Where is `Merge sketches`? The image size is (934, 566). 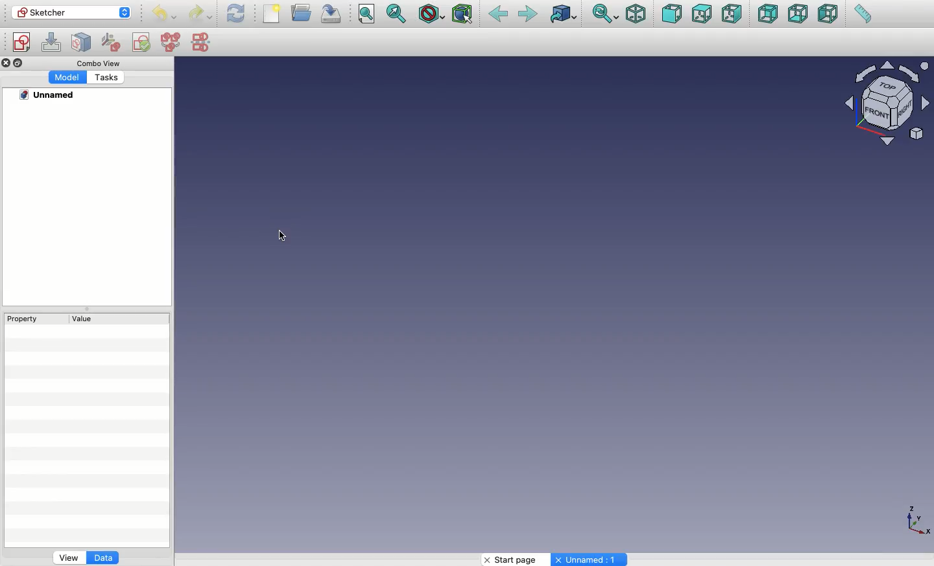 Merge sketches is located at coordinates (171, 43).